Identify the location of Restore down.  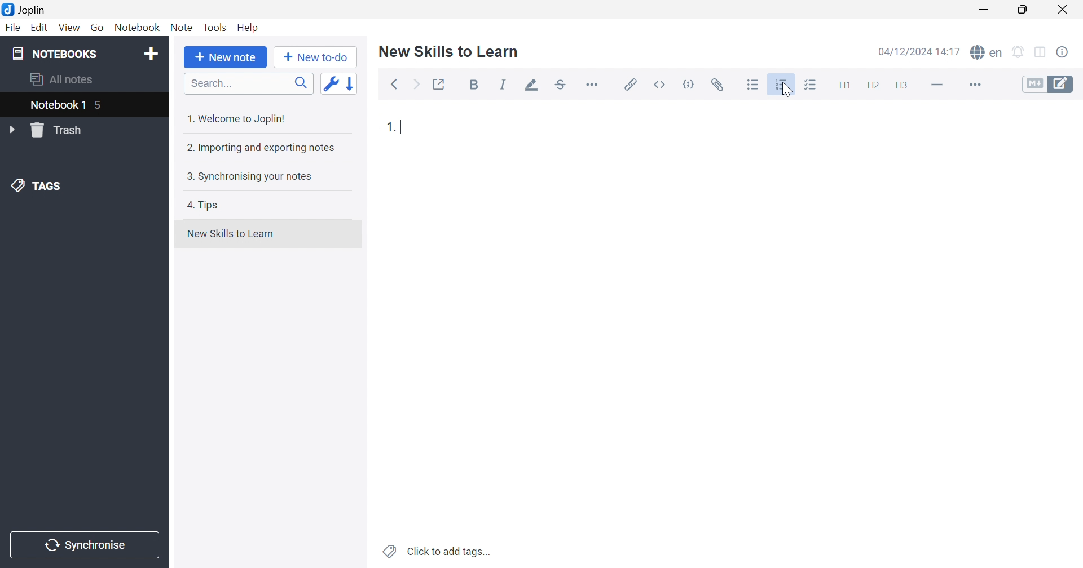
(1022, 10).